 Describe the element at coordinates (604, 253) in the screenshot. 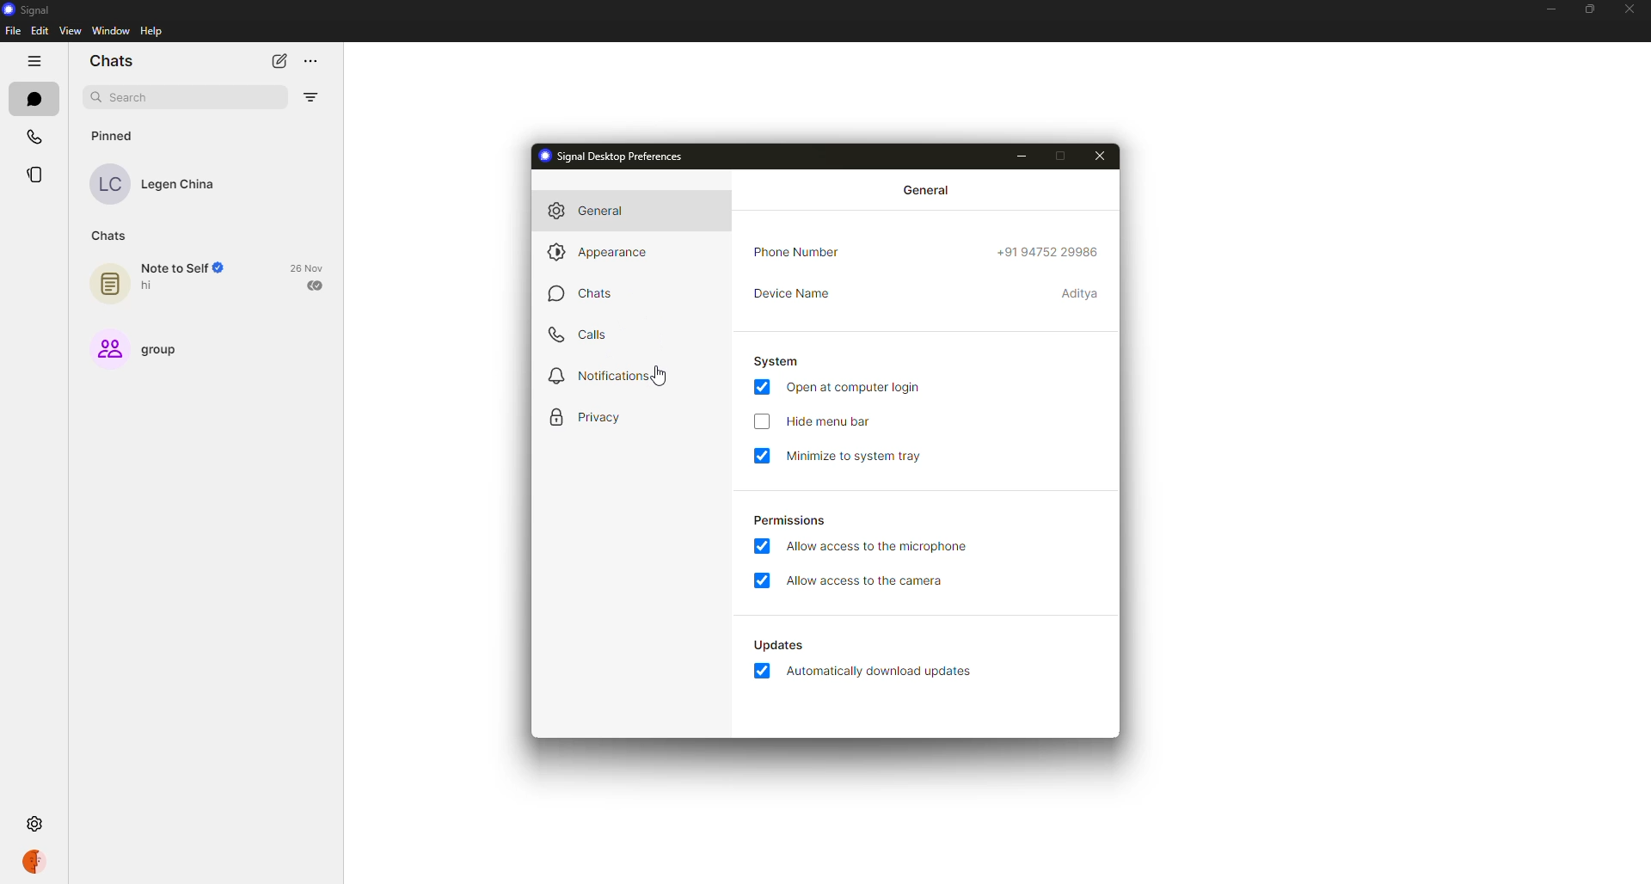

I see `appearance` at that location.